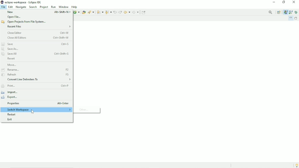 This screenshot has height=168, width=299. I want to click on Next annotation, so click(100, 12).